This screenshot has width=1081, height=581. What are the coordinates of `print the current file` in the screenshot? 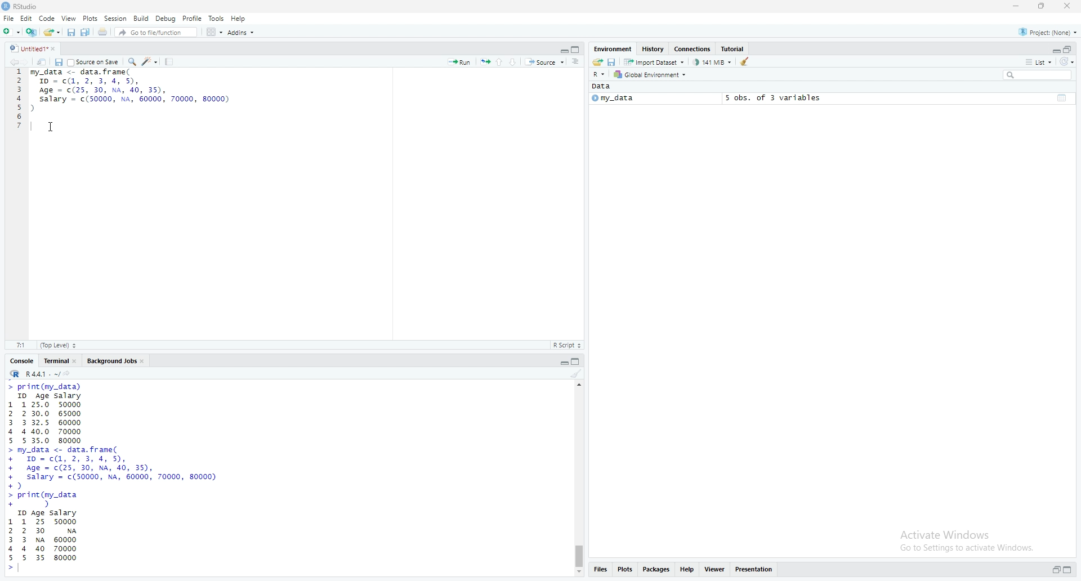 It's located at (103, 32).